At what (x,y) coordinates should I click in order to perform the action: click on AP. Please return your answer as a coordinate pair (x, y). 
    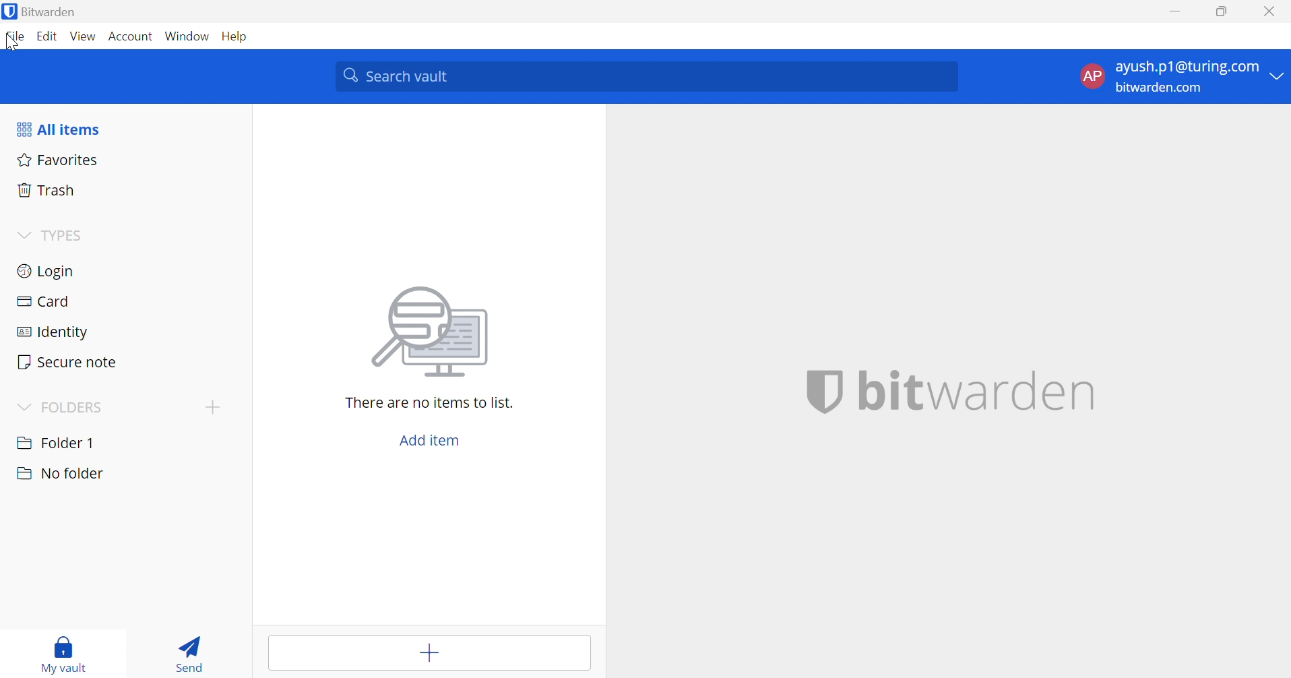
    Looking at the image, I should click on (1092, 75).